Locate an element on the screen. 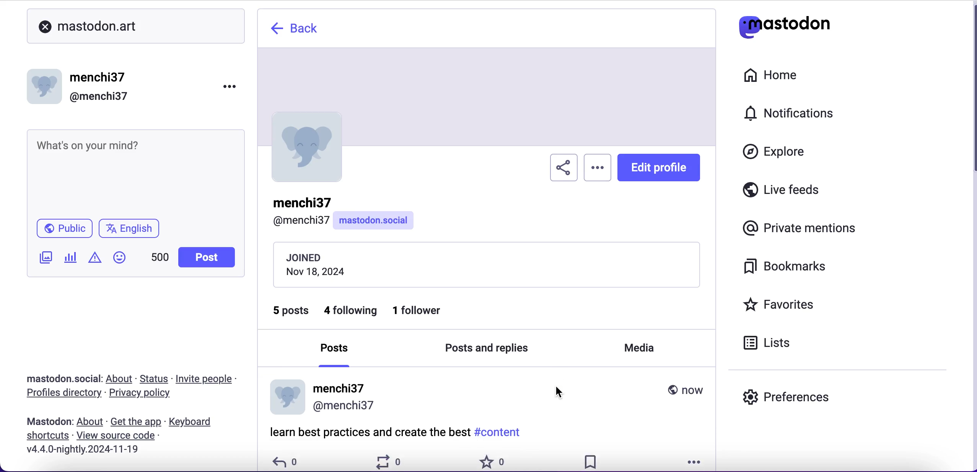  add warnings is located at coordinates (94, 260).